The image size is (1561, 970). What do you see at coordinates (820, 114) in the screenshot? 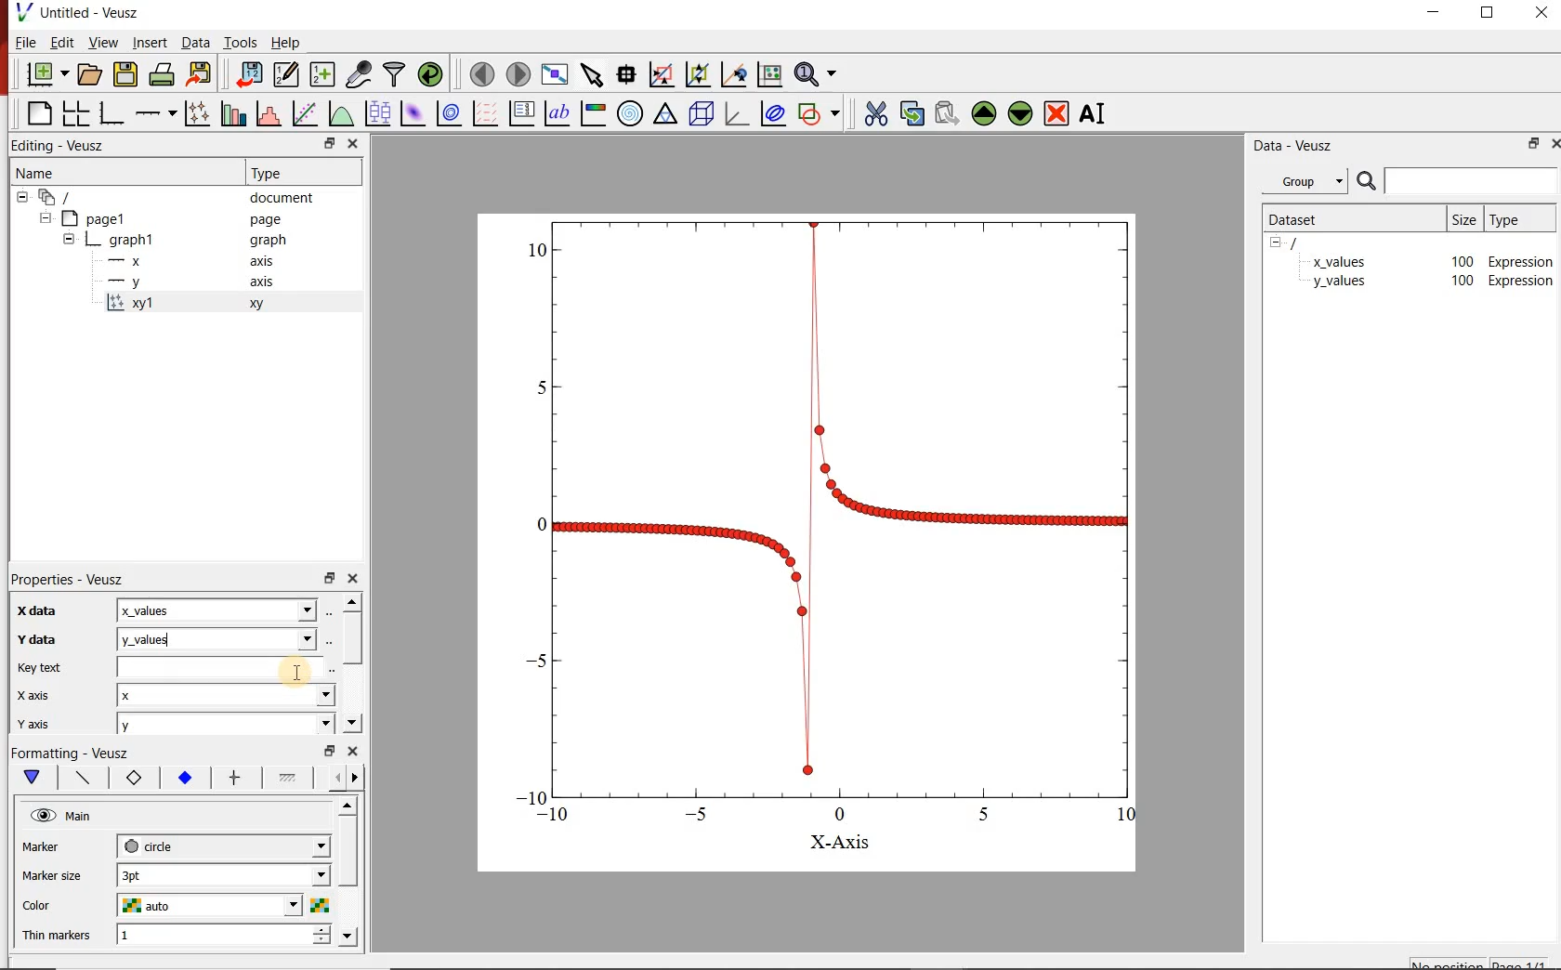
I see `add shape` at bounding box center [820, 114].